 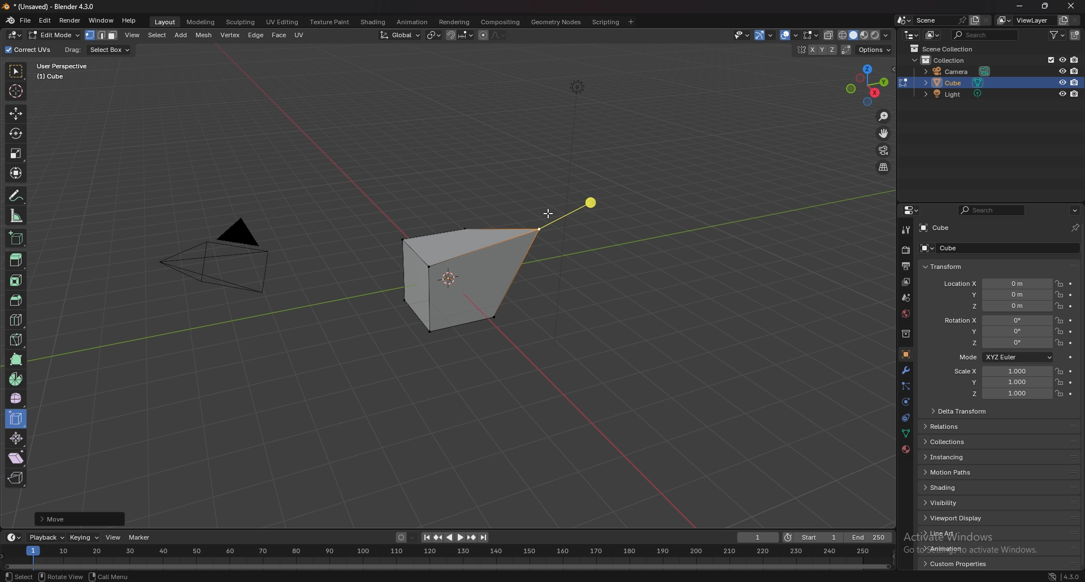 What do you see at coordinates (632, 22) in the screenshot?
I see `add workspace` at bounding box center [632, 22].